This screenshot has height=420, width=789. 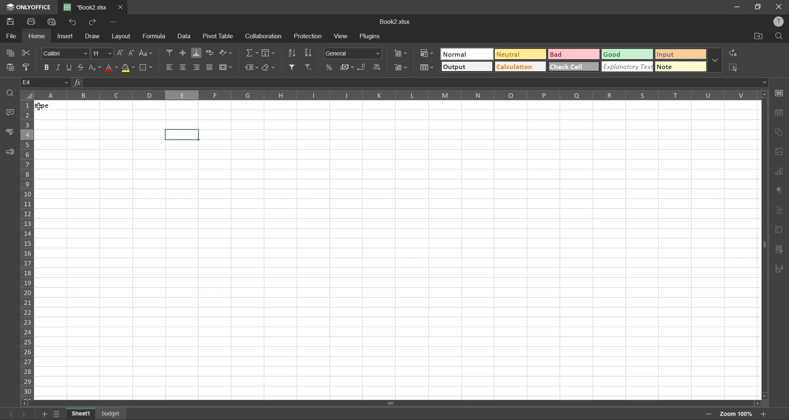 What do you see at coordinates (765, 414) in the screenshot?
I see `zoom in` at bounding box center [765, 414].